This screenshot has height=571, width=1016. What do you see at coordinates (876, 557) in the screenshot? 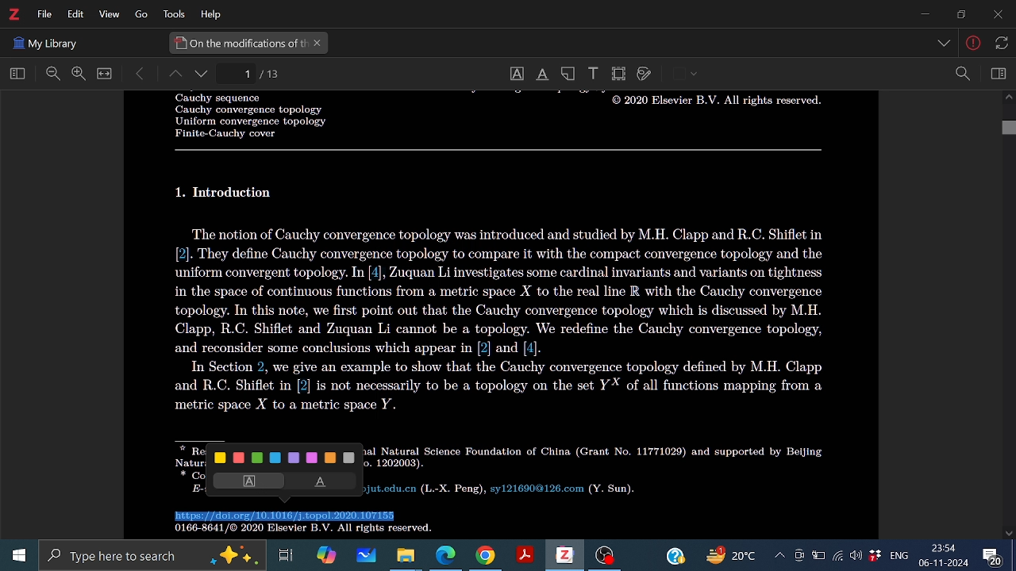
I see `dropbox` at bounding box center [876, 557].